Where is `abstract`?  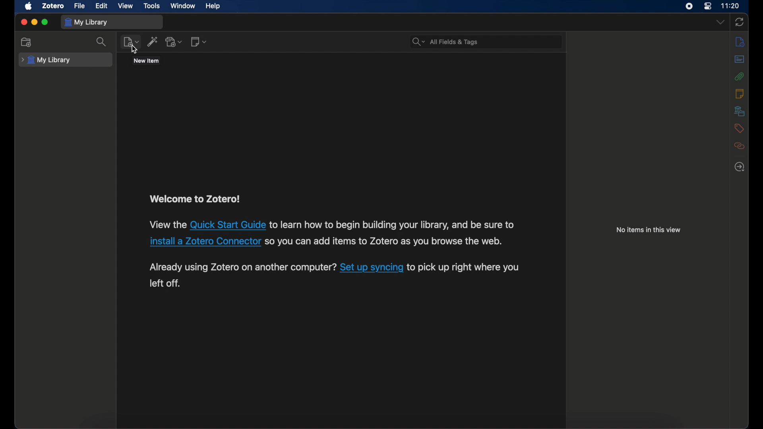 abstract is located at coordinates (740, 59).